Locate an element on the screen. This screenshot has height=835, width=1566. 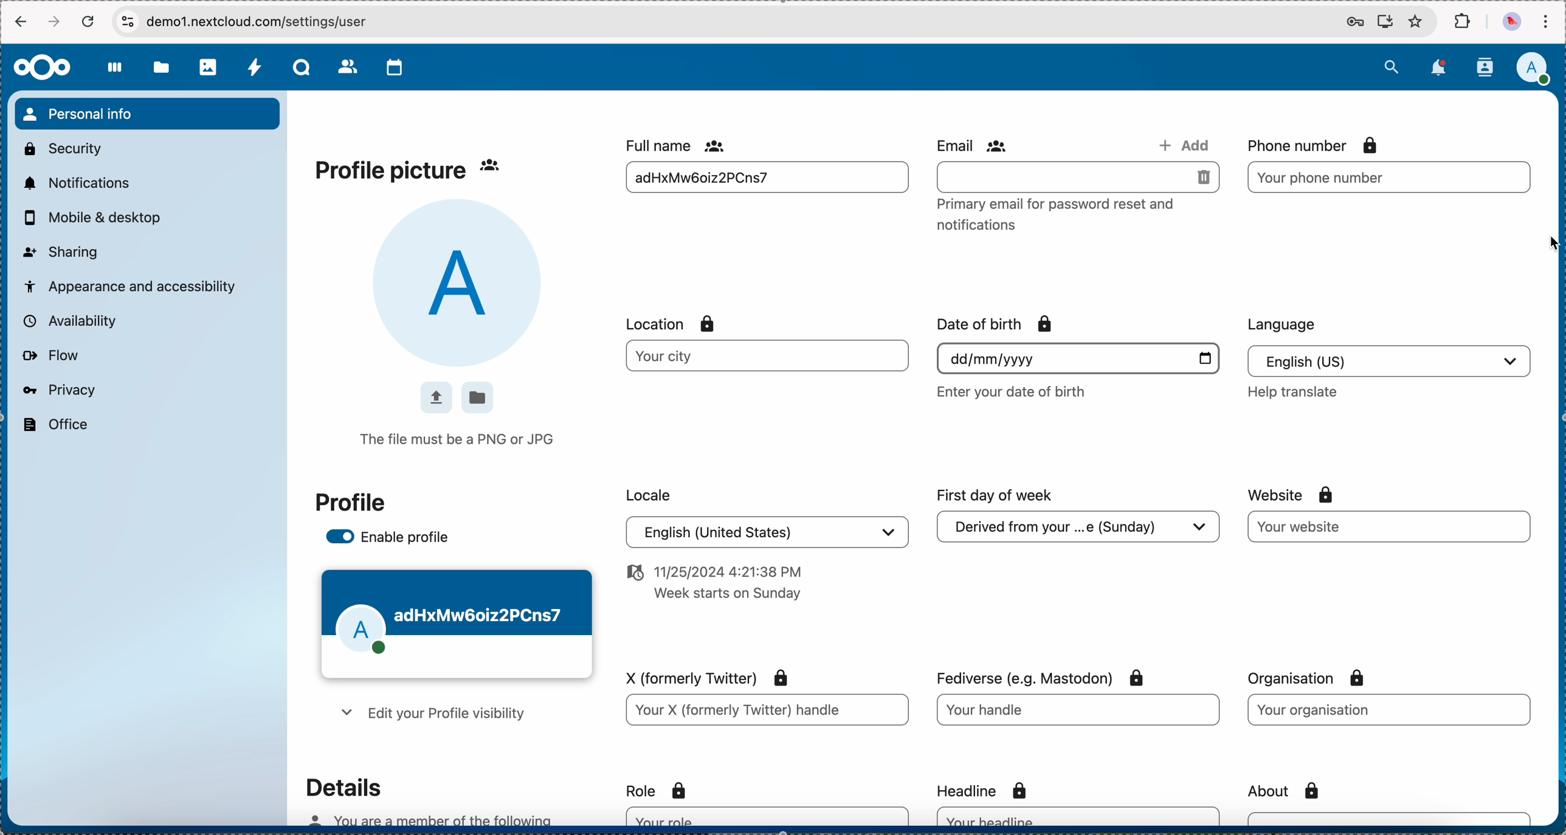
contacts is located at coordinates (1484, 67).